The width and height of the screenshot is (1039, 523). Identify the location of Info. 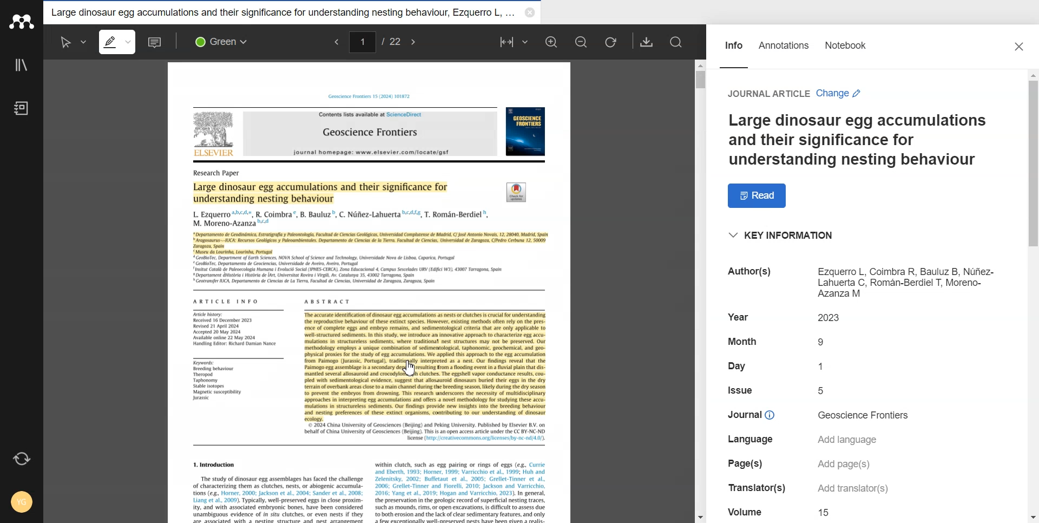
(733, 51).